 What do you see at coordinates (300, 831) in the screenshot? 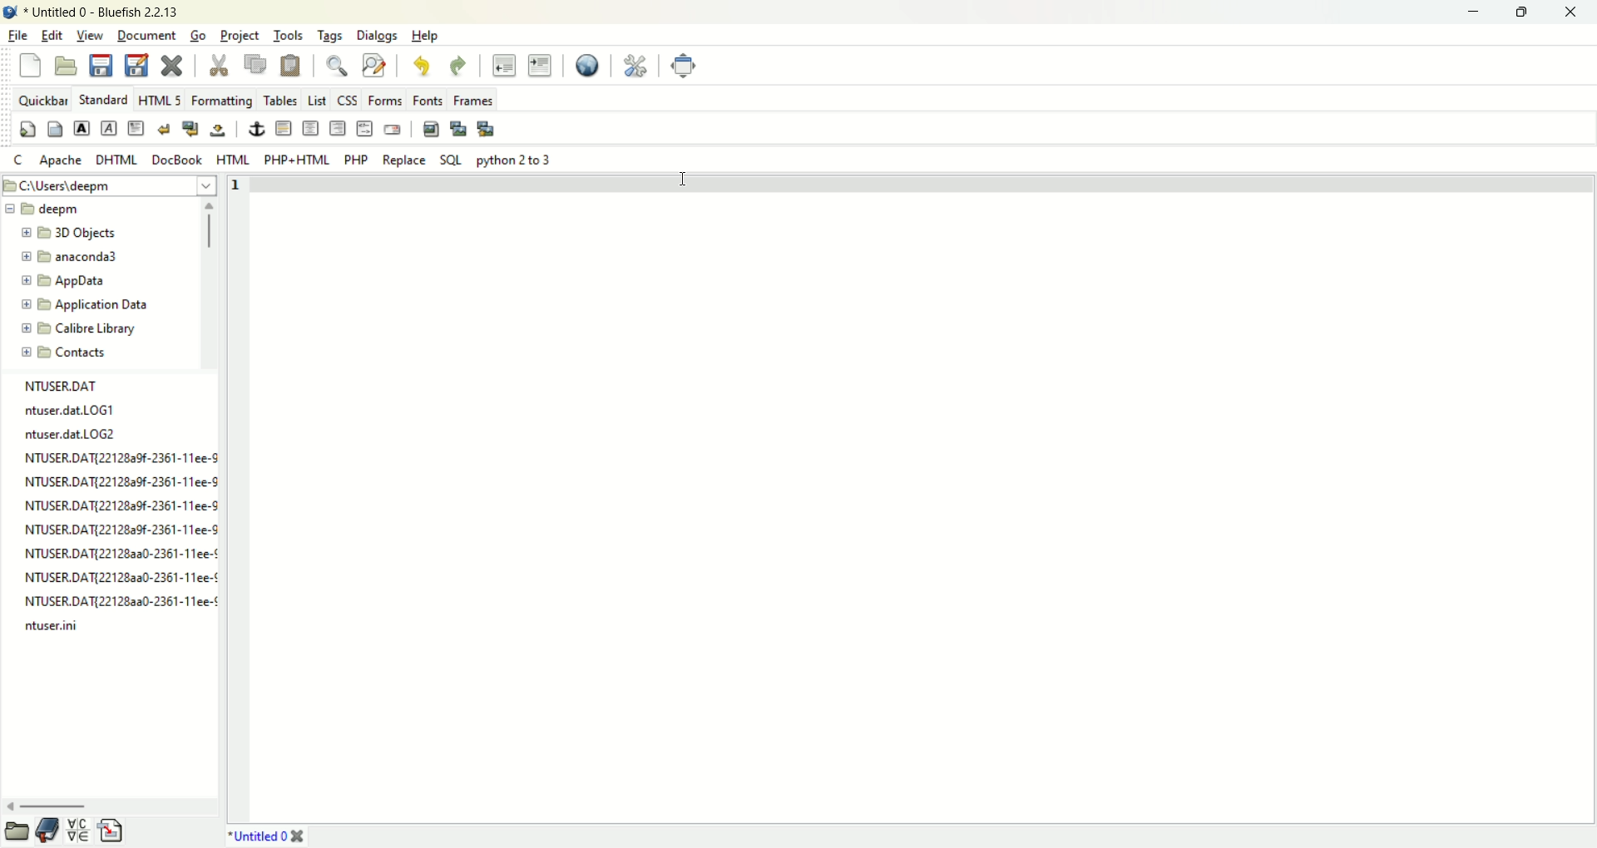
I see `close` at bounding box center [300, 831].